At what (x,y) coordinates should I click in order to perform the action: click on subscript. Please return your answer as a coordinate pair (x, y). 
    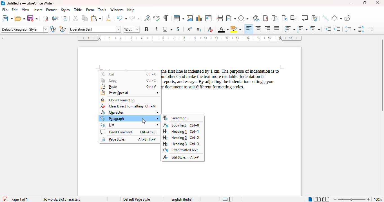
    Looking at the image, I should click on (199, 29).